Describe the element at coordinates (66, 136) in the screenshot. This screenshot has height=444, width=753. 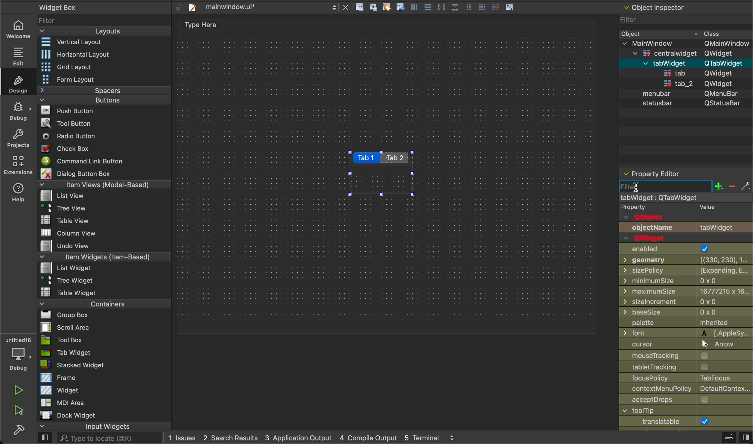
I see ` Radio Button` at that location.